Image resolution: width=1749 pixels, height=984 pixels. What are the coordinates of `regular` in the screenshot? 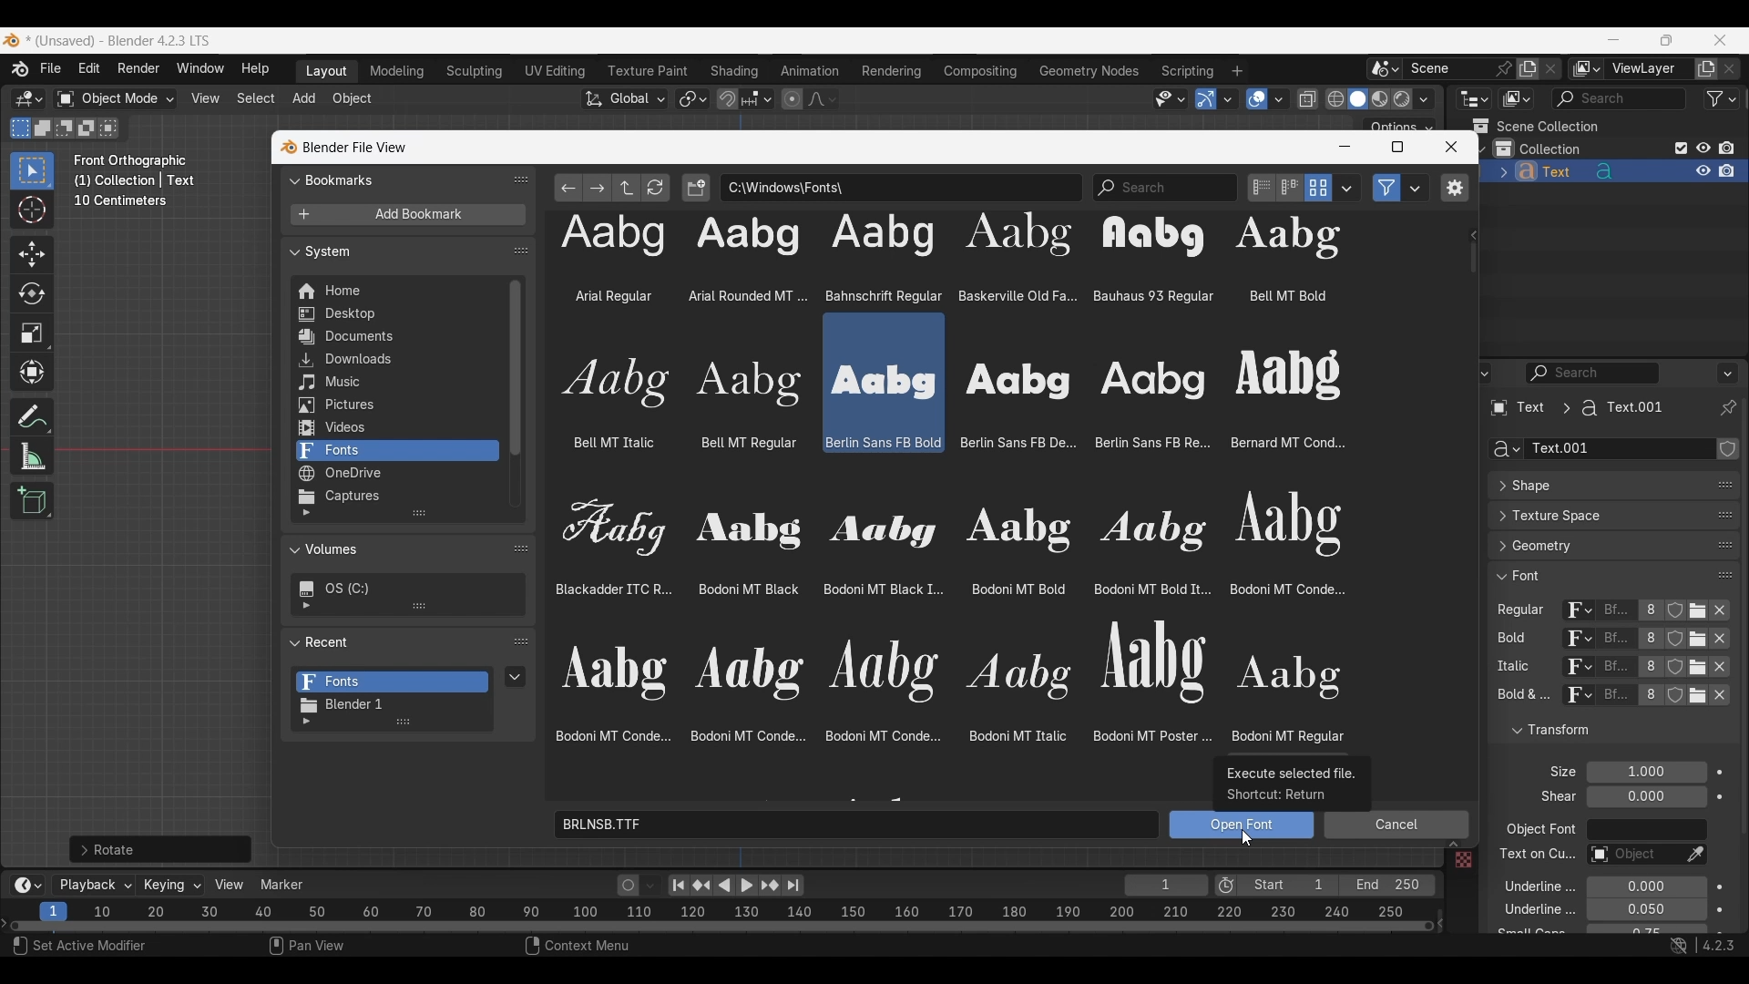 It's located at (1525, 611).